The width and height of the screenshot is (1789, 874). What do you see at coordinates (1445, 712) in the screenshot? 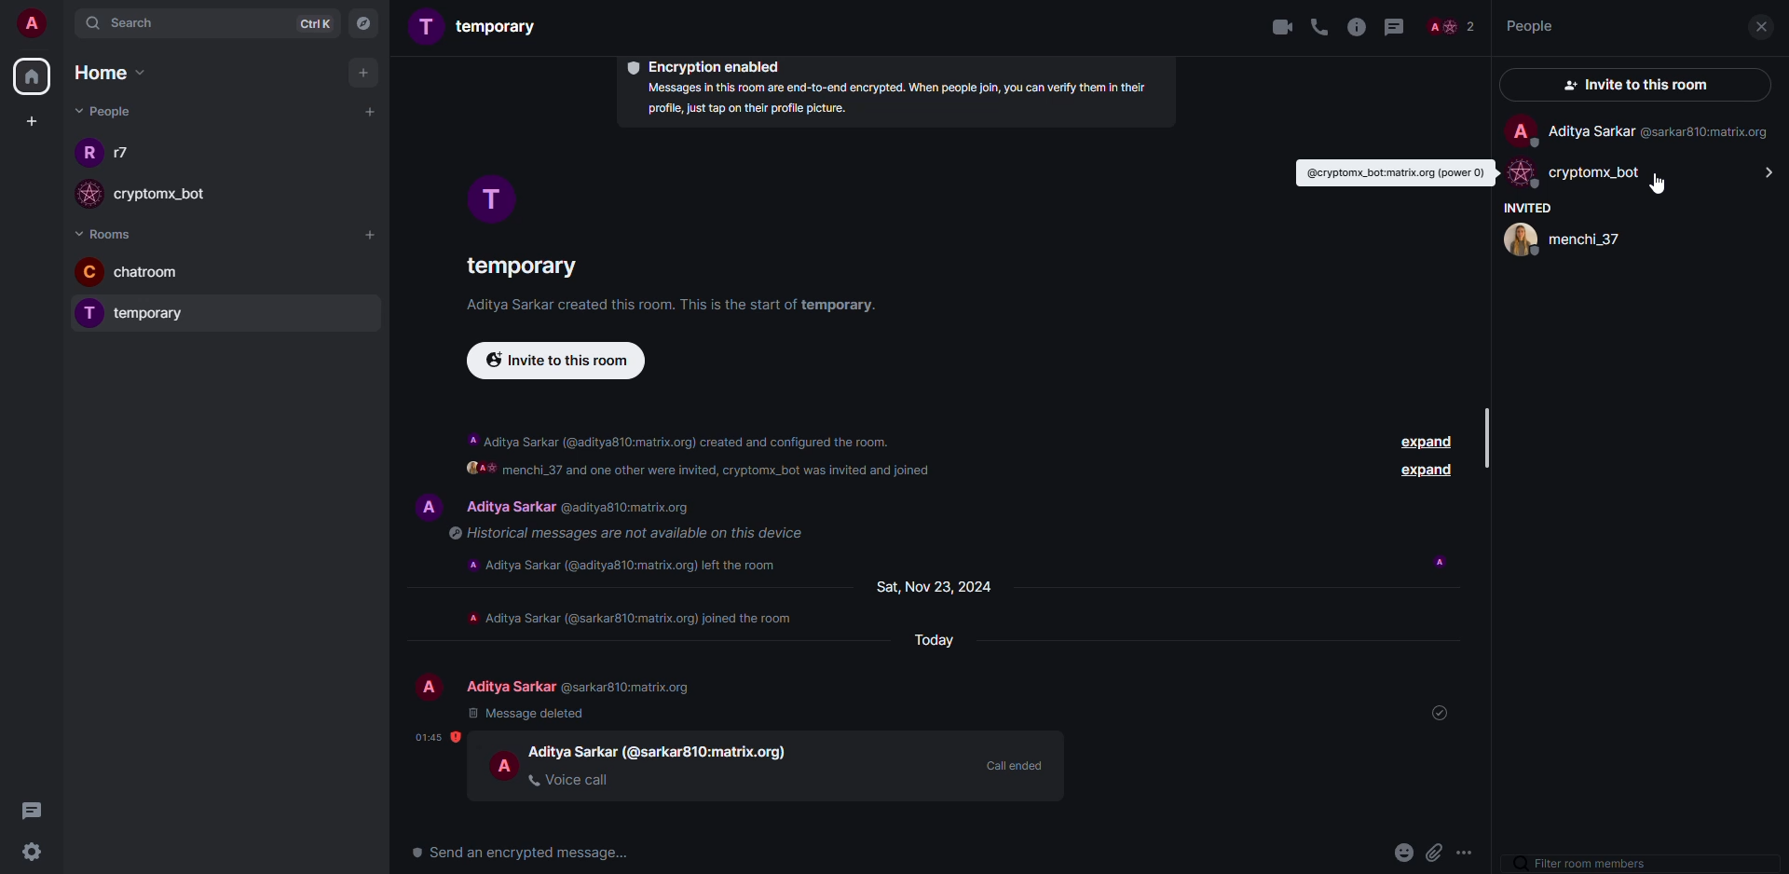
I see `sent` at bounding box center [1445, 712].